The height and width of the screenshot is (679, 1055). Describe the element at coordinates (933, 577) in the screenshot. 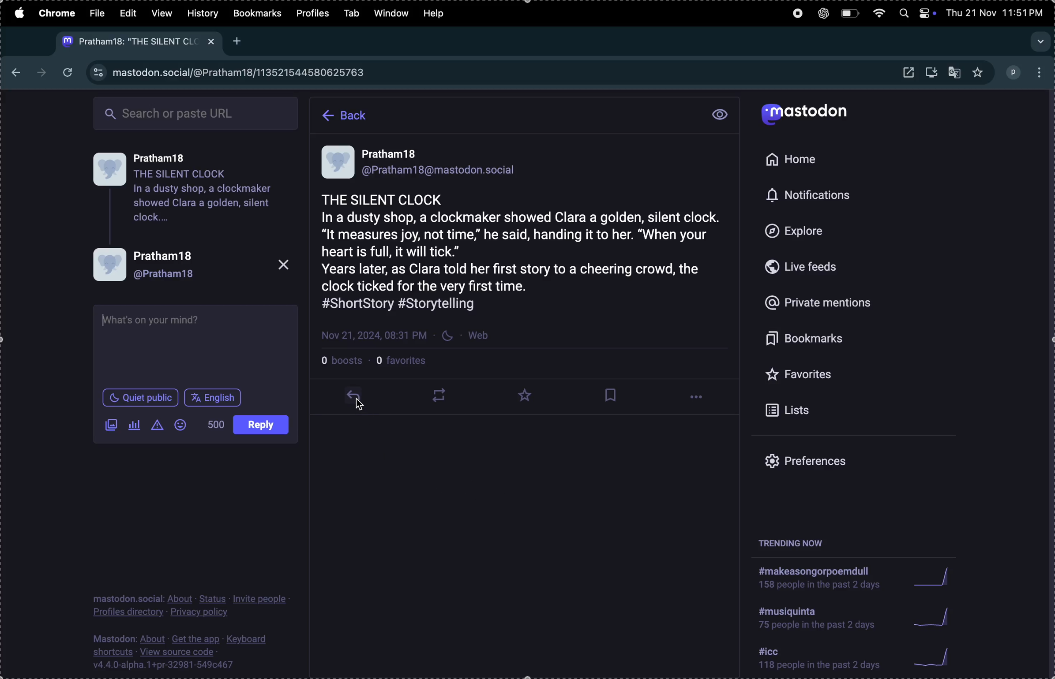

I see `graph` at that location.